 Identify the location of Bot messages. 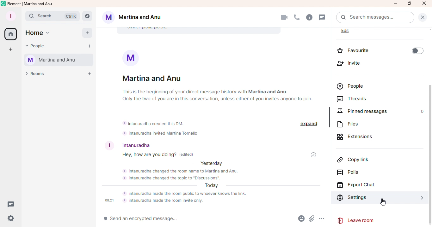
(172, 127).